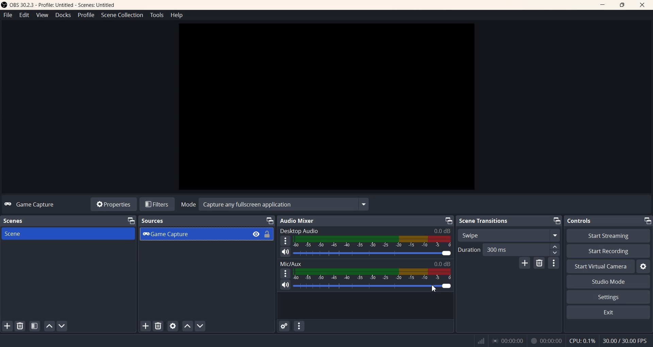  I want to click on Start streaming, so click(609, 235).